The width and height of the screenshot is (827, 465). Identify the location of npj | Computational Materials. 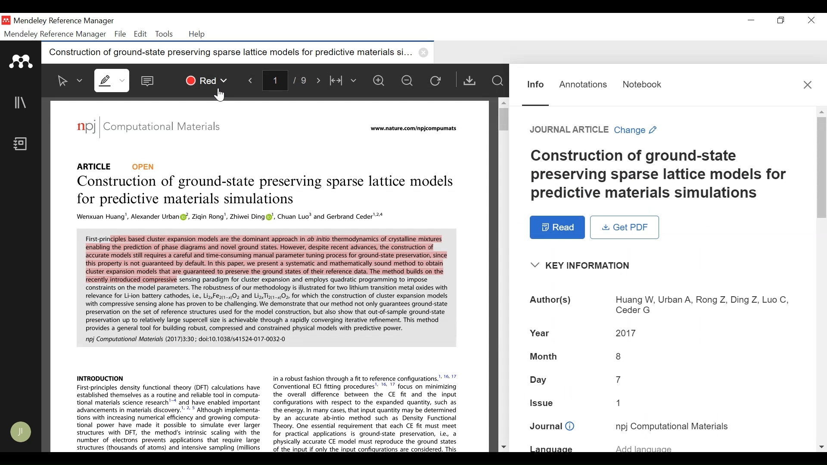
(149, 128).